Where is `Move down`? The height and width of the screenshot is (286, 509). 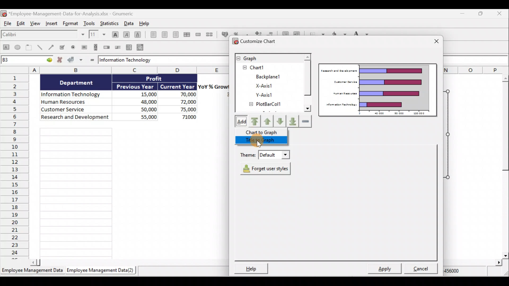 Move down is located at coordinates (280, 122).